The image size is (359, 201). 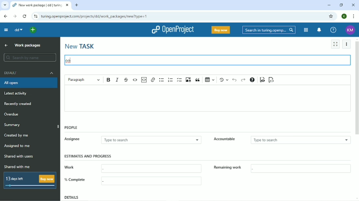 I want to click on Estimates and progress, so click(x=88, y=155).